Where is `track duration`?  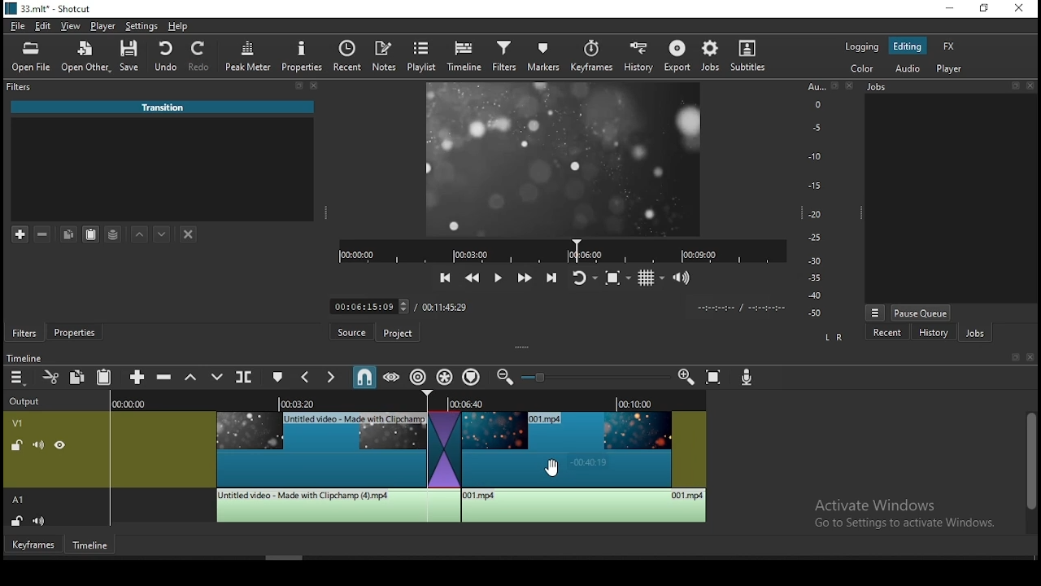 track duration is located at coordinates (444, 306).